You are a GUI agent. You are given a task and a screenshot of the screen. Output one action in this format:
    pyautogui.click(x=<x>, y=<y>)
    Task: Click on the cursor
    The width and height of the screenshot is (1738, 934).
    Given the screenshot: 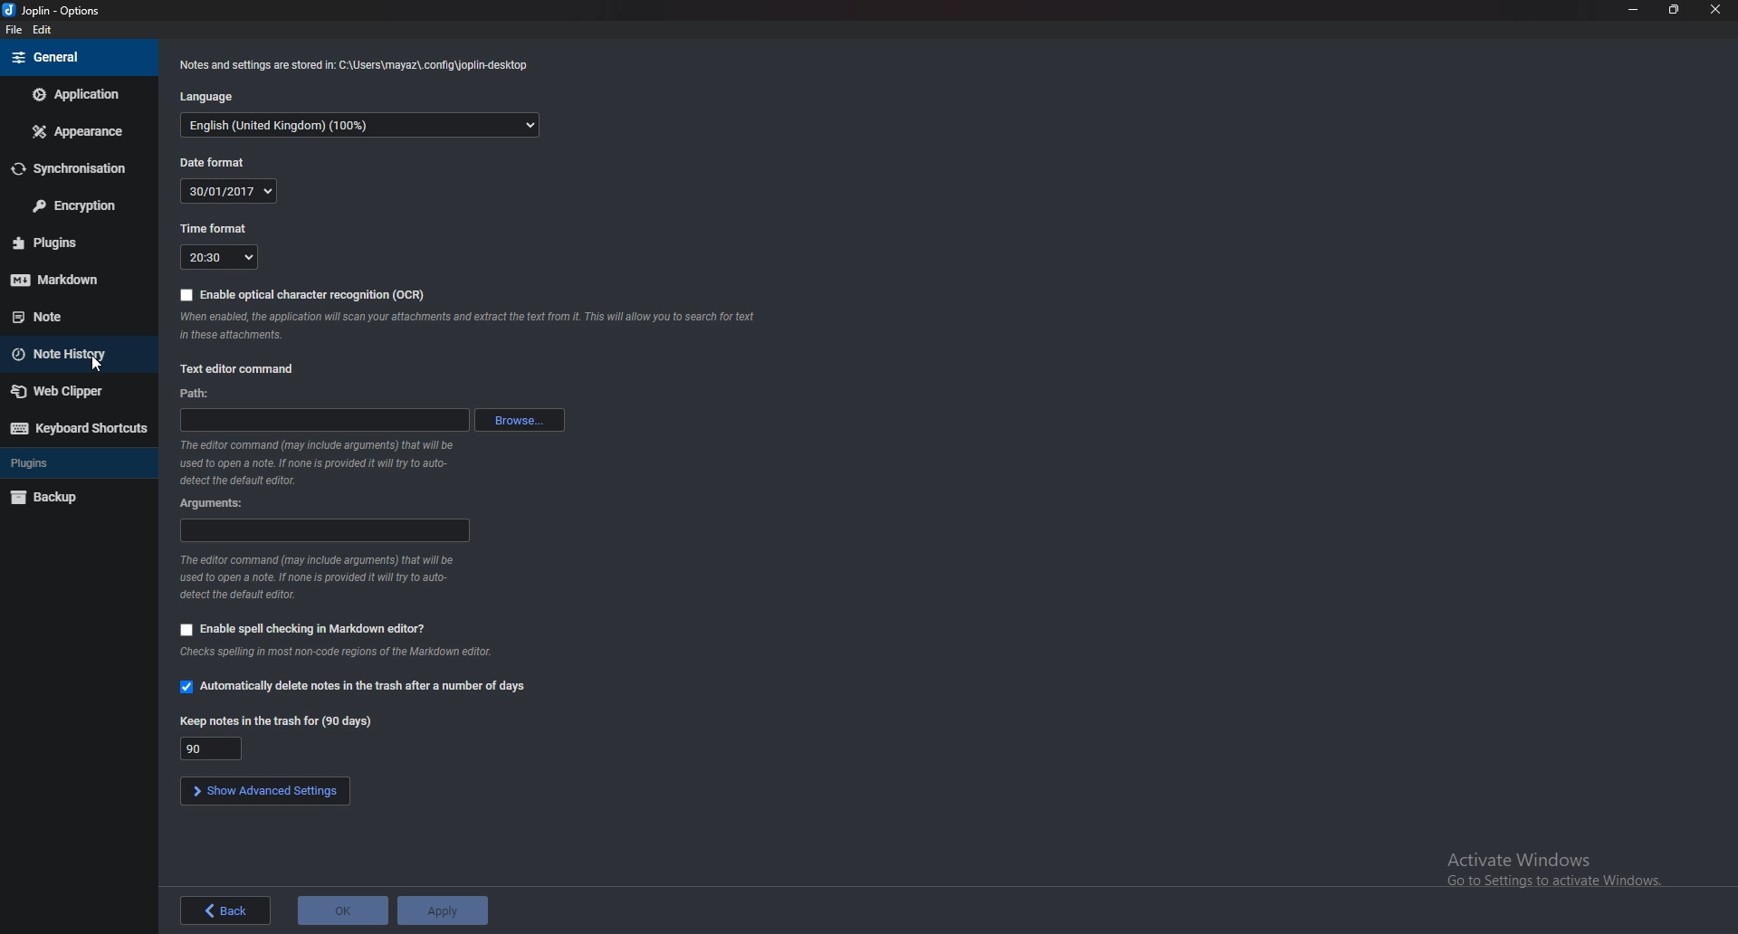 What is the action you would take?
    pyautogui.click(x=100, y=366)
    